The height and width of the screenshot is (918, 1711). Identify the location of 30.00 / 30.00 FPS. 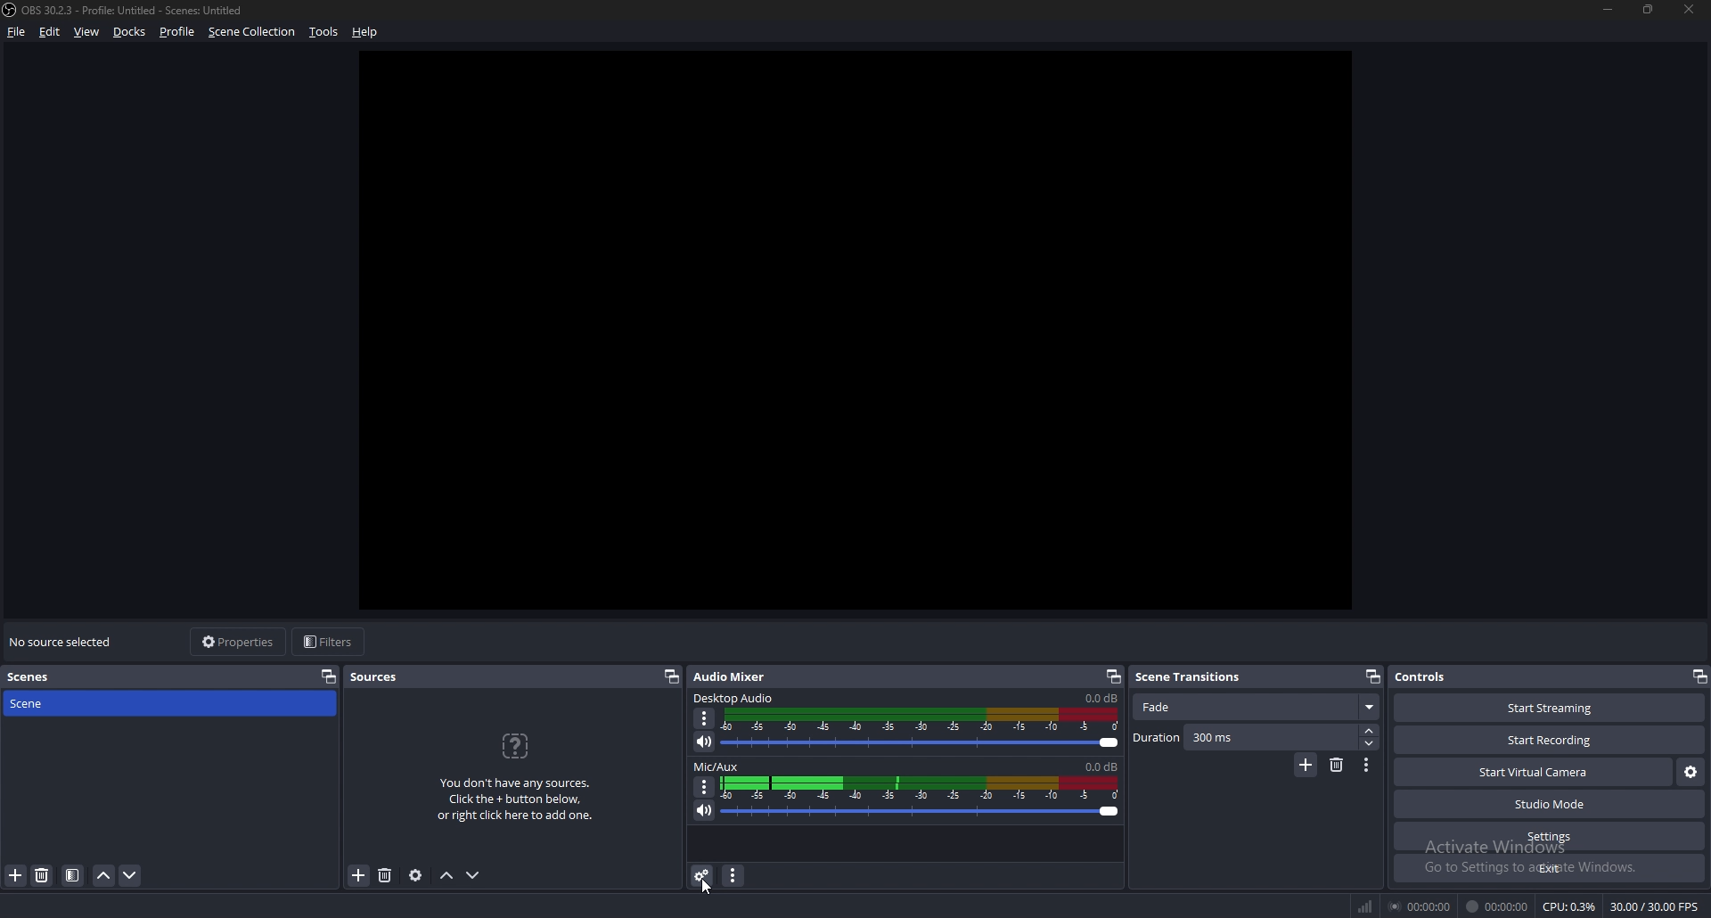
(1653, 906).